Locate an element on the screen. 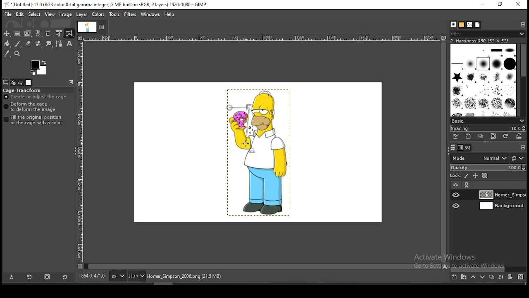 The width and height of the screenshot is (529, 298). select by color tool is located at coordinates (38, 34).